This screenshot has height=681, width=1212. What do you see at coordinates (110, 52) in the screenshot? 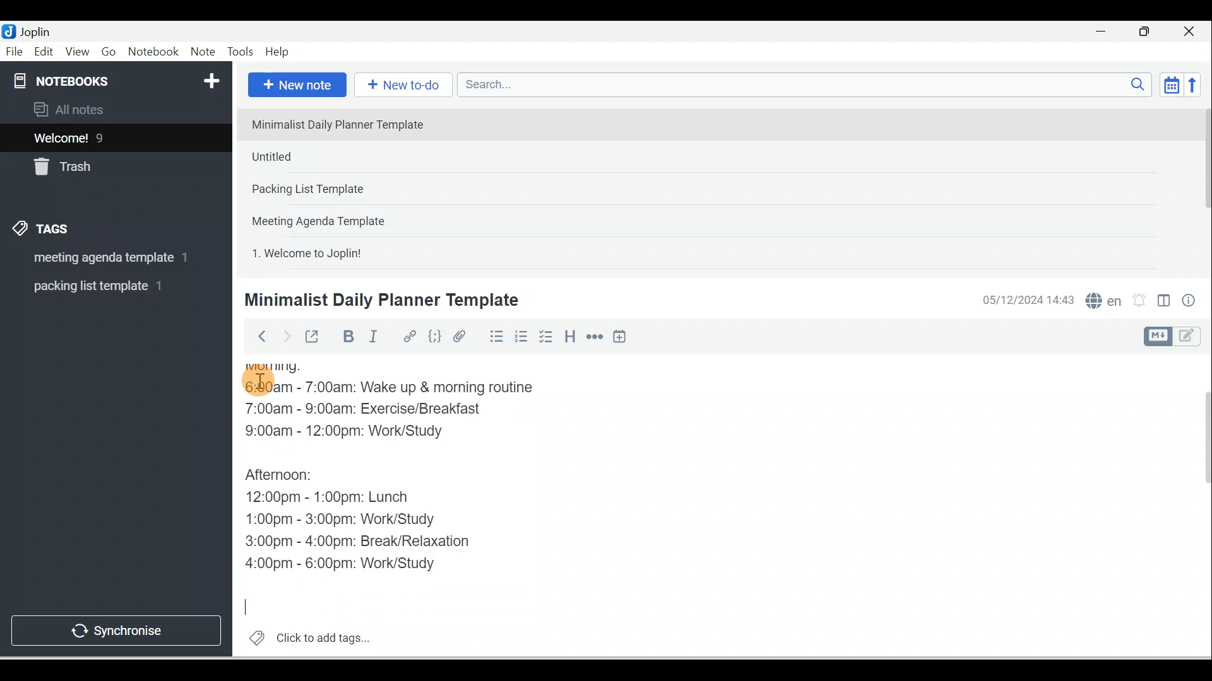
I see `Go` at bounding box center [110, 52].